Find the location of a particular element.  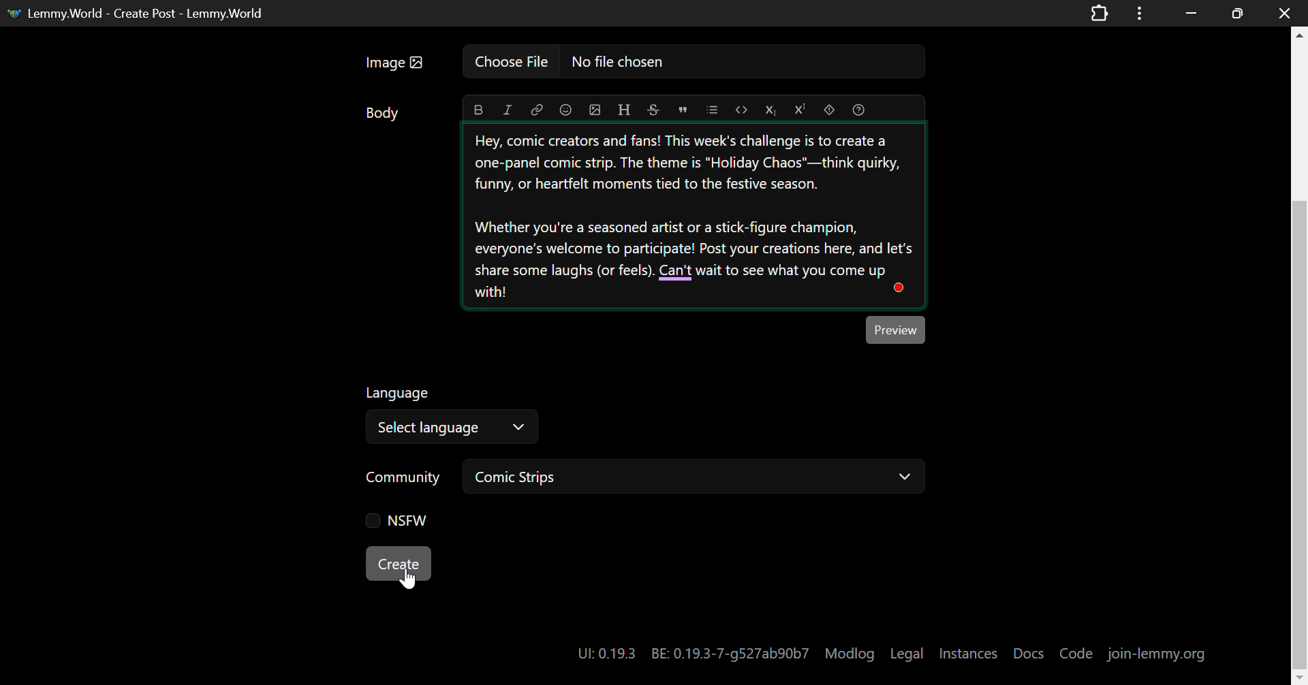

Modlog is located at coordinates (850, 654).